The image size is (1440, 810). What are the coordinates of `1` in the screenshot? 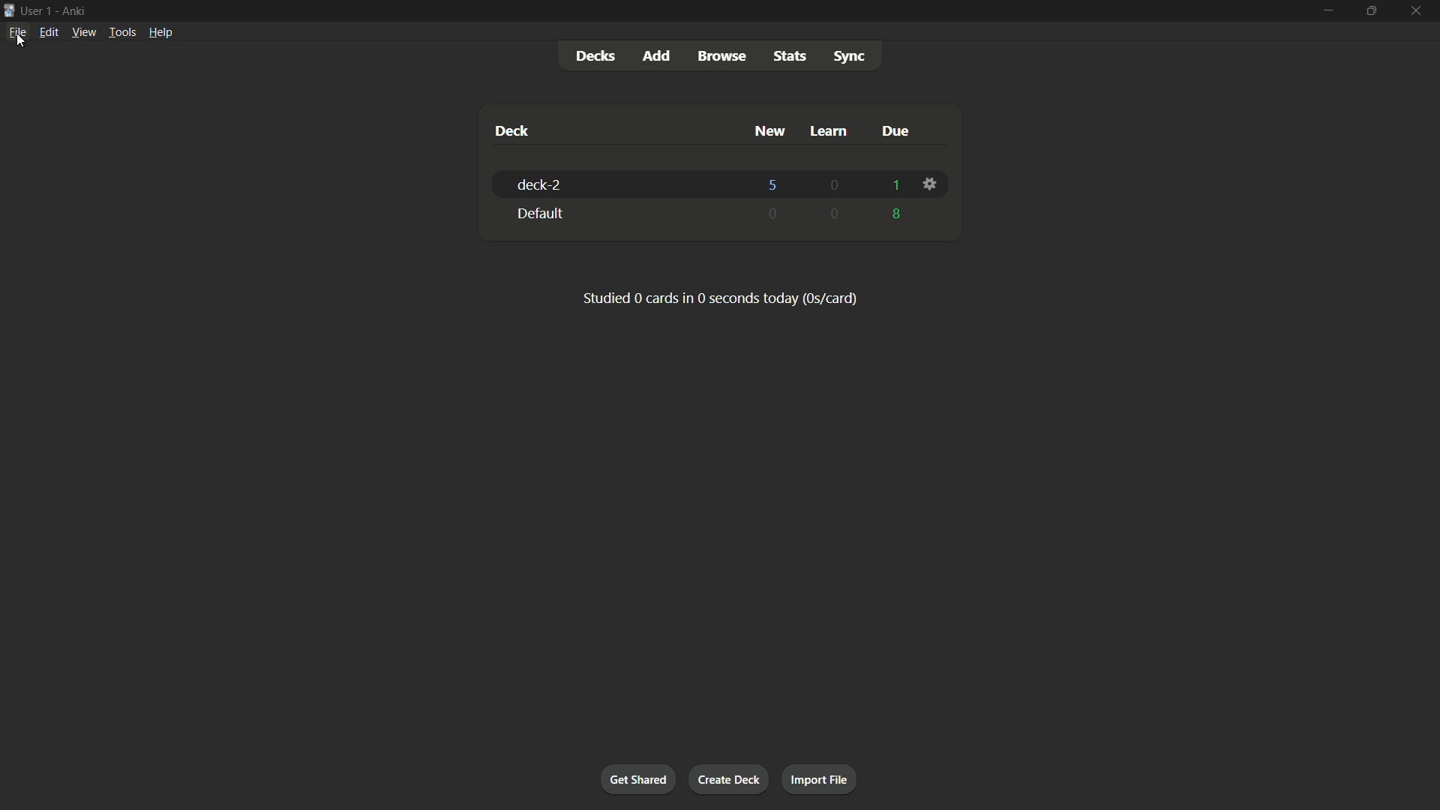 It's located at (893, 185).